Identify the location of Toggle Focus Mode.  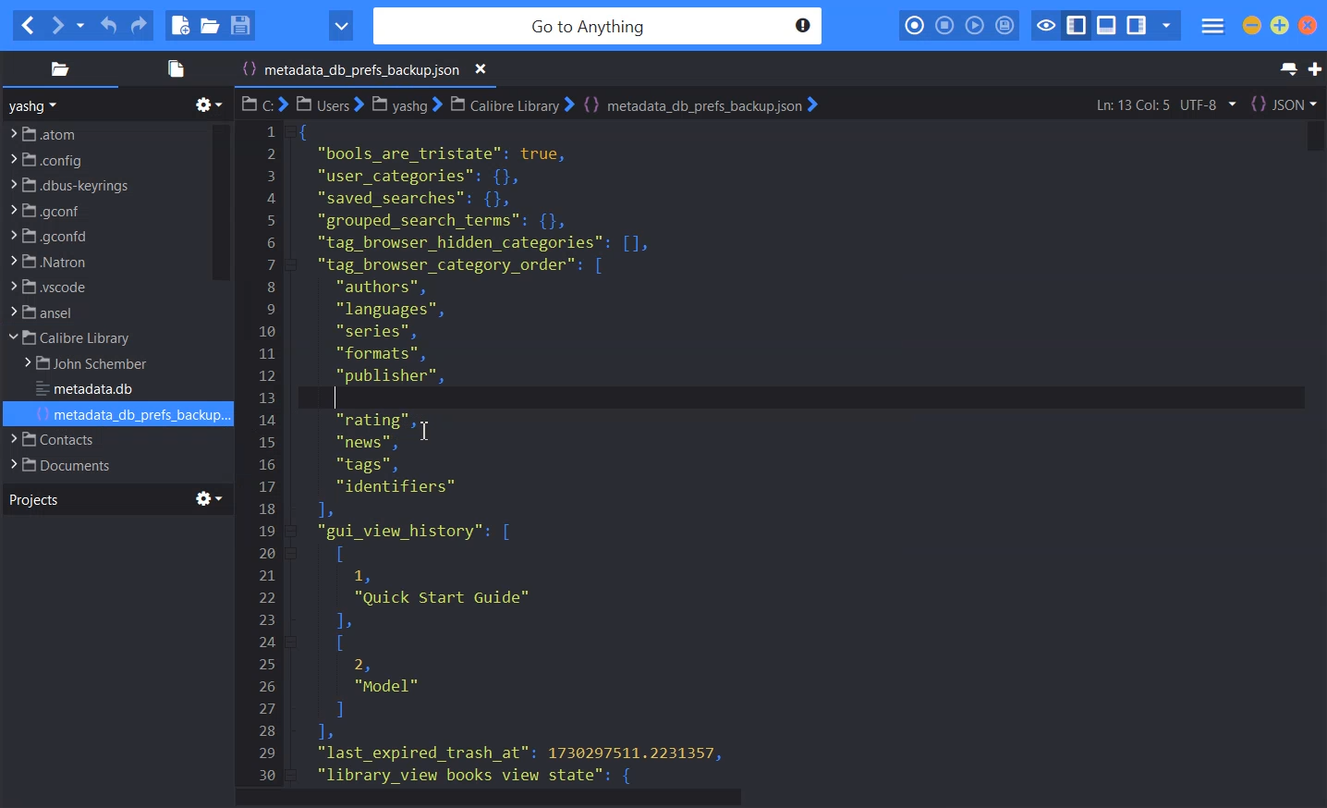
(1044, 26).